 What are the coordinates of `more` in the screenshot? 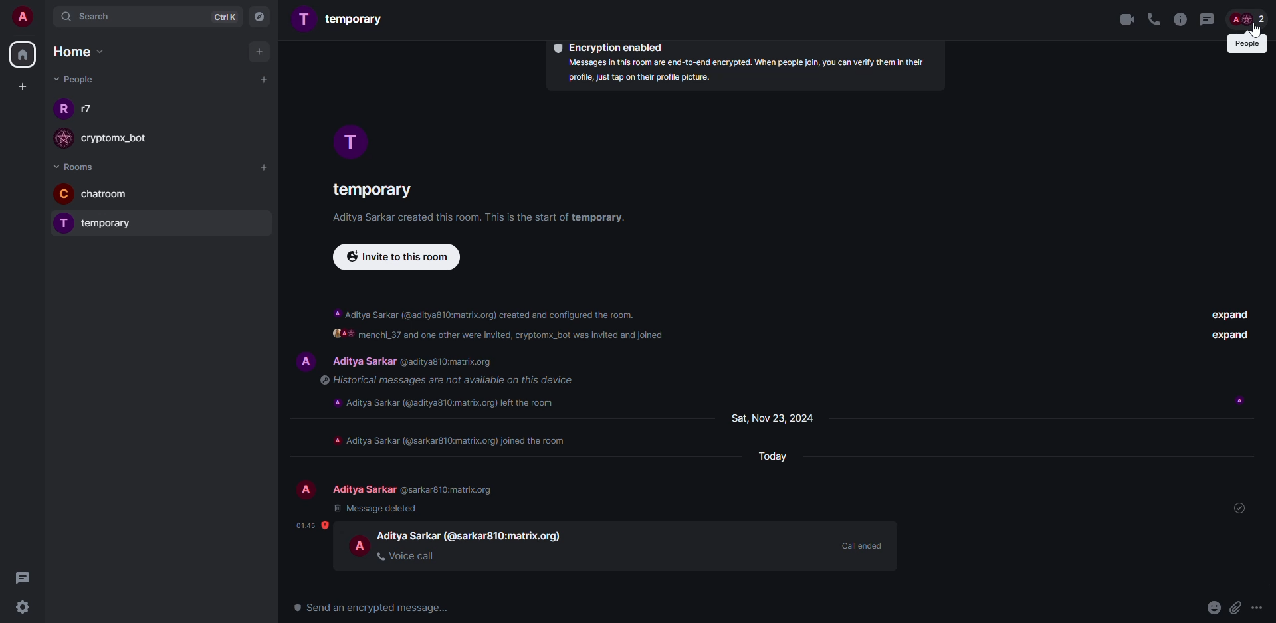 It's located at (1258, 607).